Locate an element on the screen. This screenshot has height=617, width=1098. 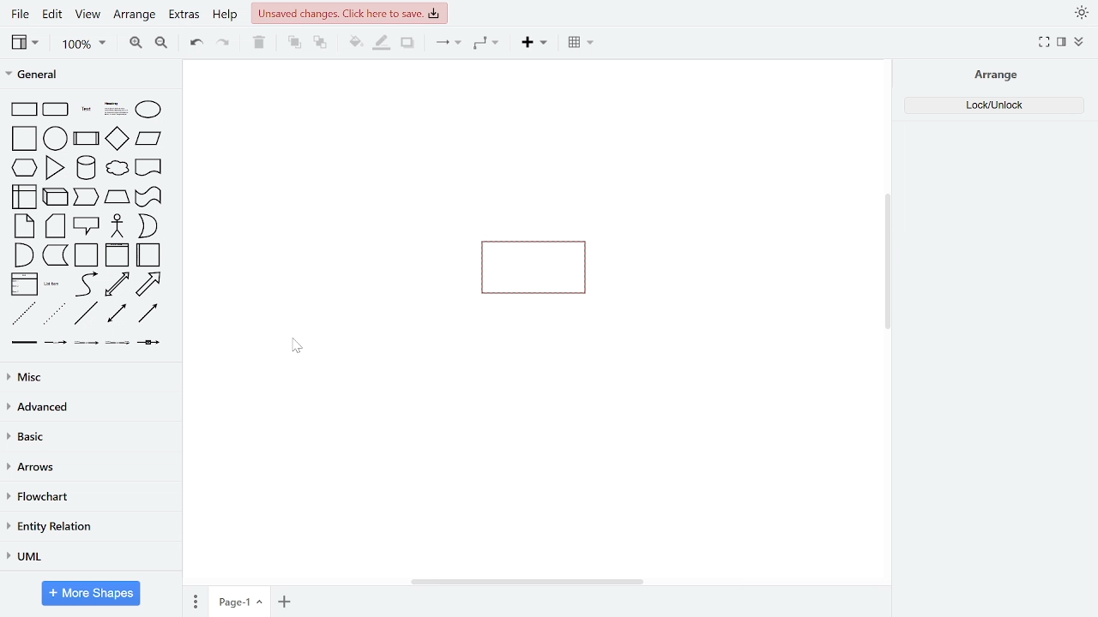
and is located at coordinates (23, 255).